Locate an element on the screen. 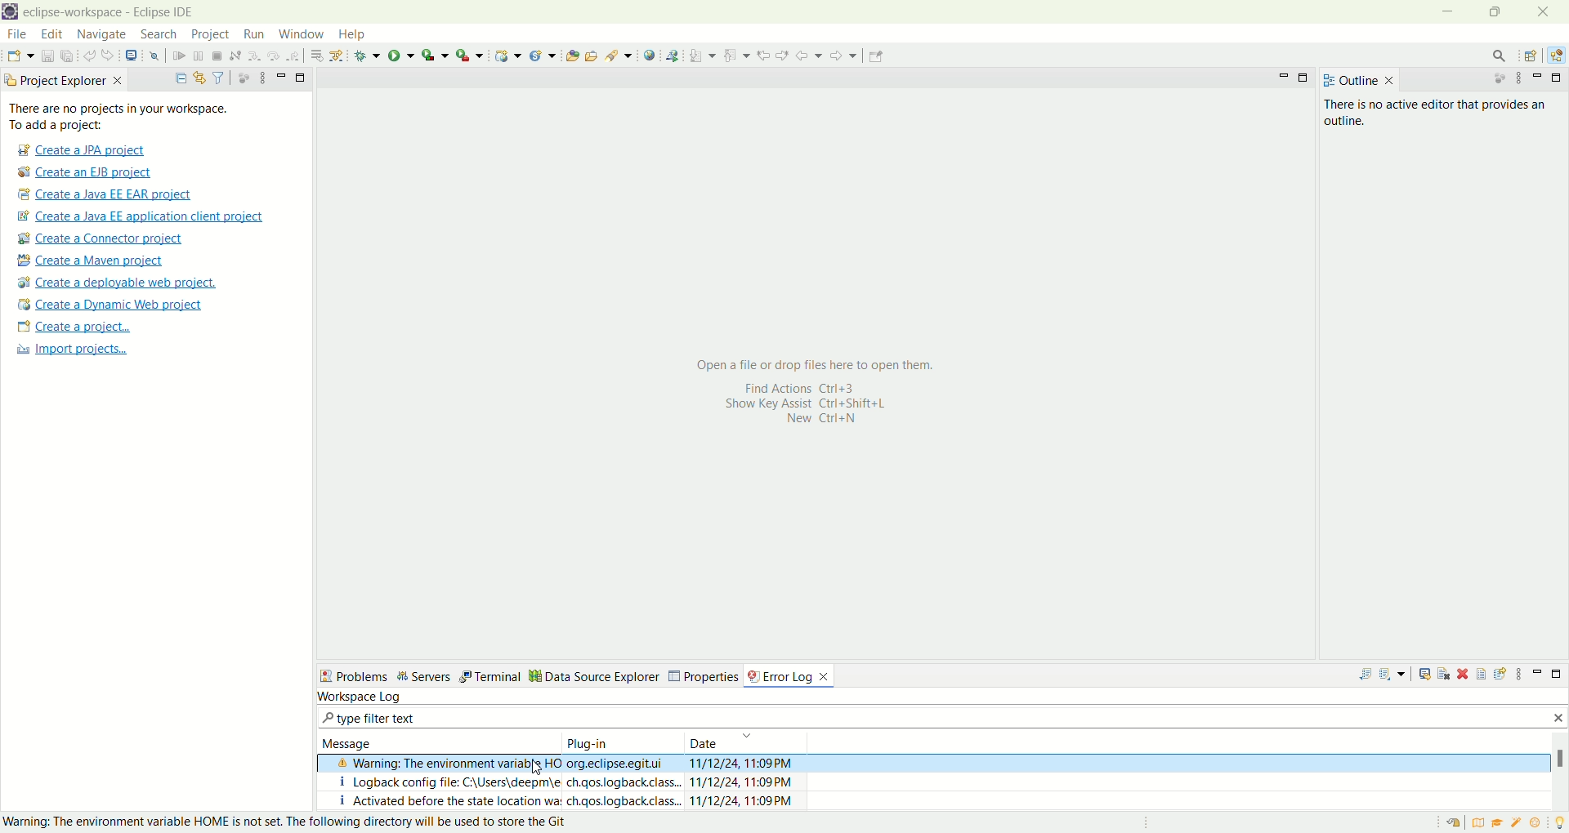 The height and width of the screenshot is (833, 1569). previous edit location is located at coordinates (763, 54).